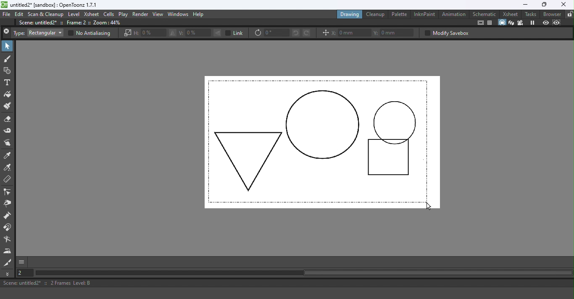 The width and height of the screenshot is (574, 299). Describe the element at coordinates (544, 4) in the screenshot. I see `Maximize` at that location.